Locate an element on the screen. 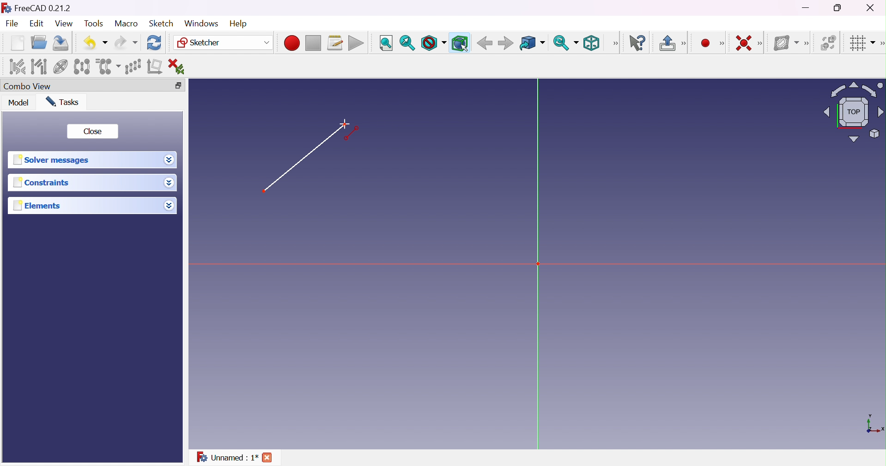  Solver messages is located at coordinates (54, 159).